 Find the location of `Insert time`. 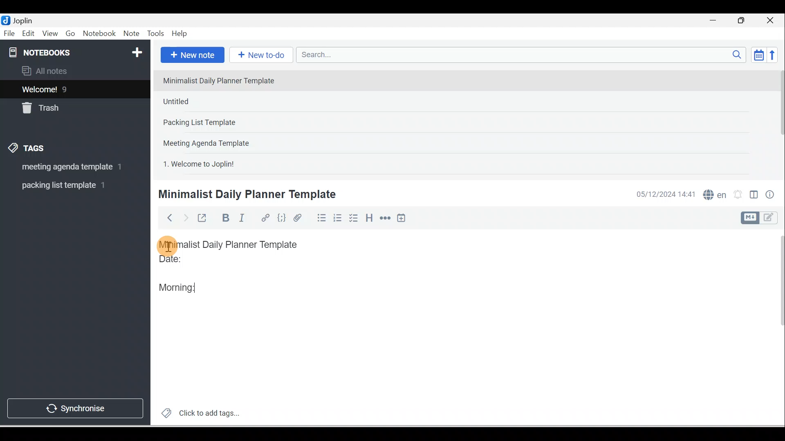

Insert time is located at coordinates (401, 218).